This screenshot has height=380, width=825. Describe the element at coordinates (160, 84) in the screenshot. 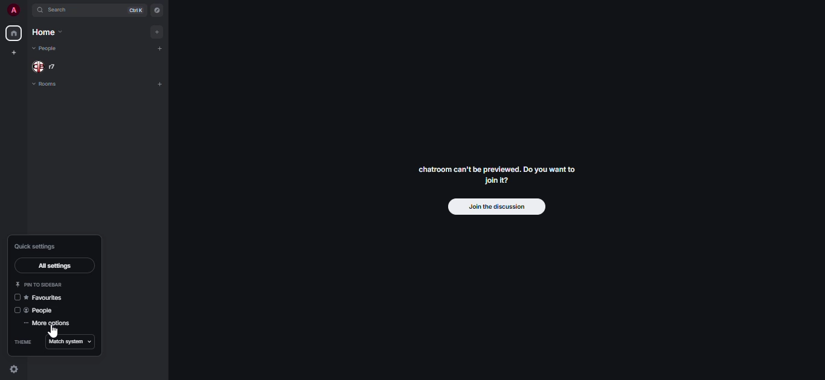

I see `add` at that location.